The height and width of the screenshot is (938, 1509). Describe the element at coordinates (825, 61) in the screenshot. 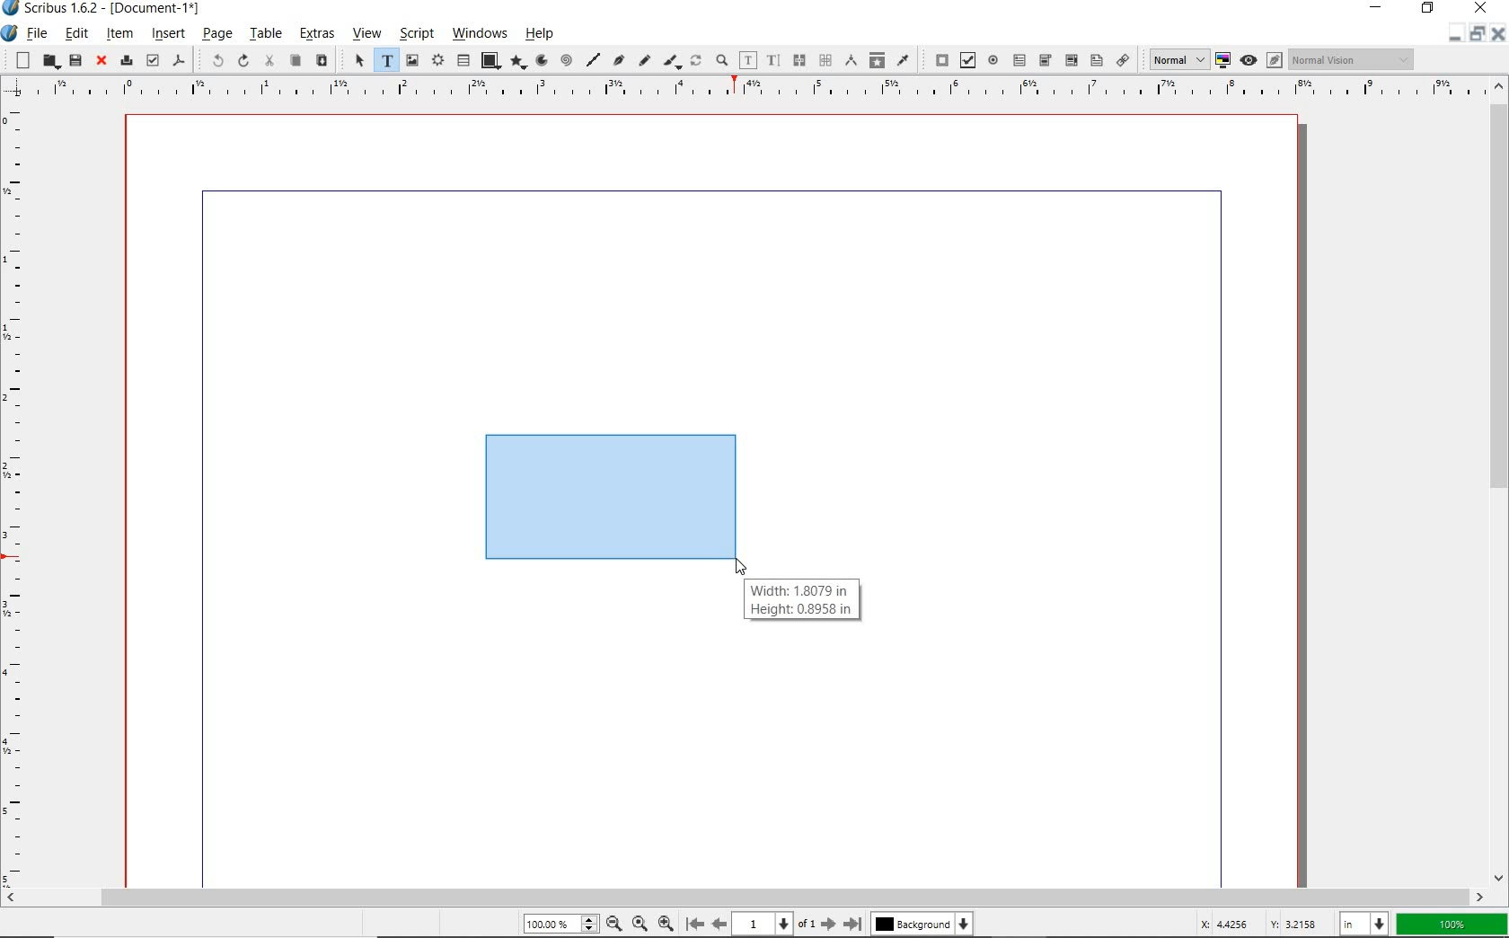

I see `unlink text frames` at that location.